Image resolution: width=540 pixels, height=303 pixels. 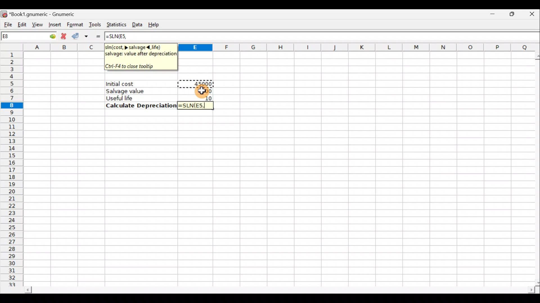 I want to click on Initial cost, so click(x=142, y=84).